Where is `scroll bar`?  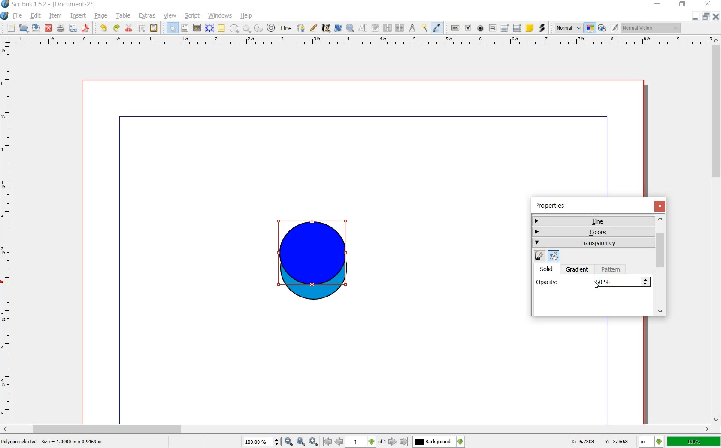
scroll bar is located at coordinates (717, 228).